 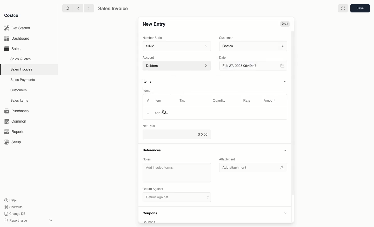 I want to click on search, so click(x=66, y=8).